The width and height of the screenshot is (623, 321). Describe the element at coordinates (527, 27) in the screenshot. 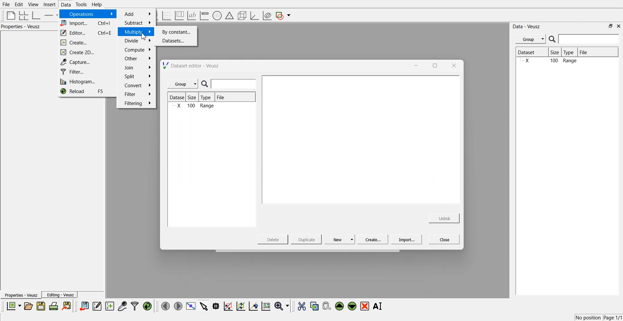

I see `Data - Veusz` at that location.